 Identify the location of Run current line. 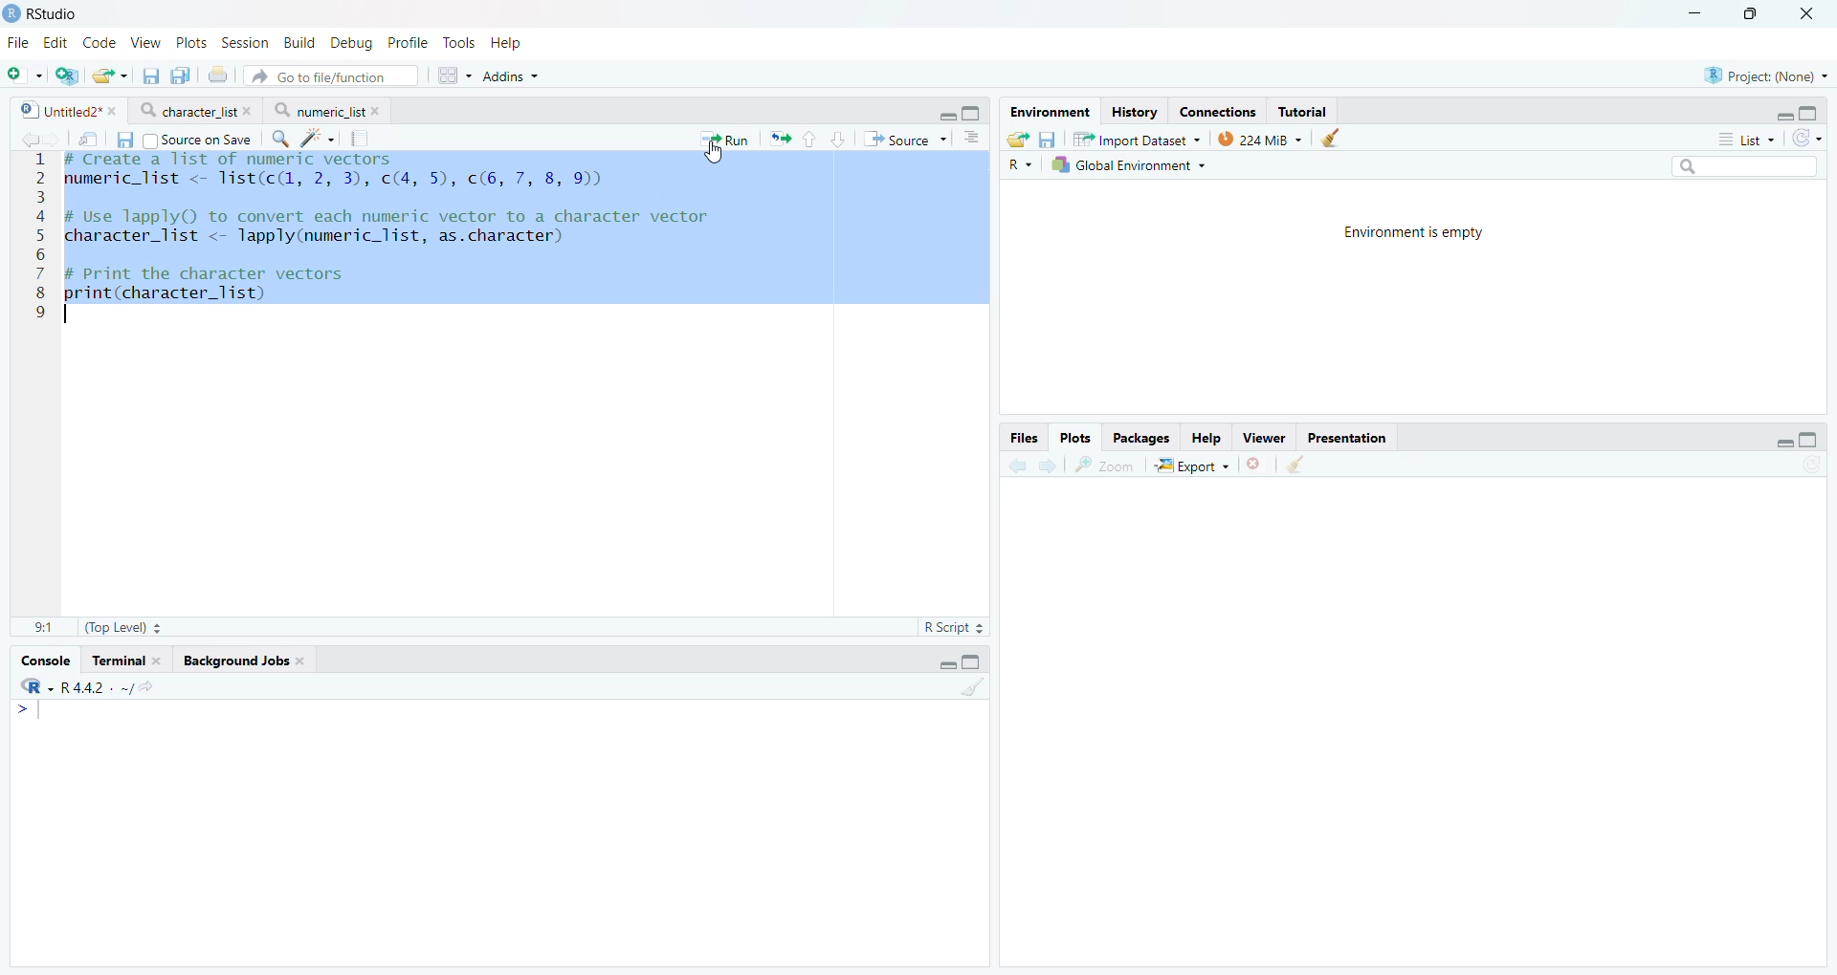
(721, 140).